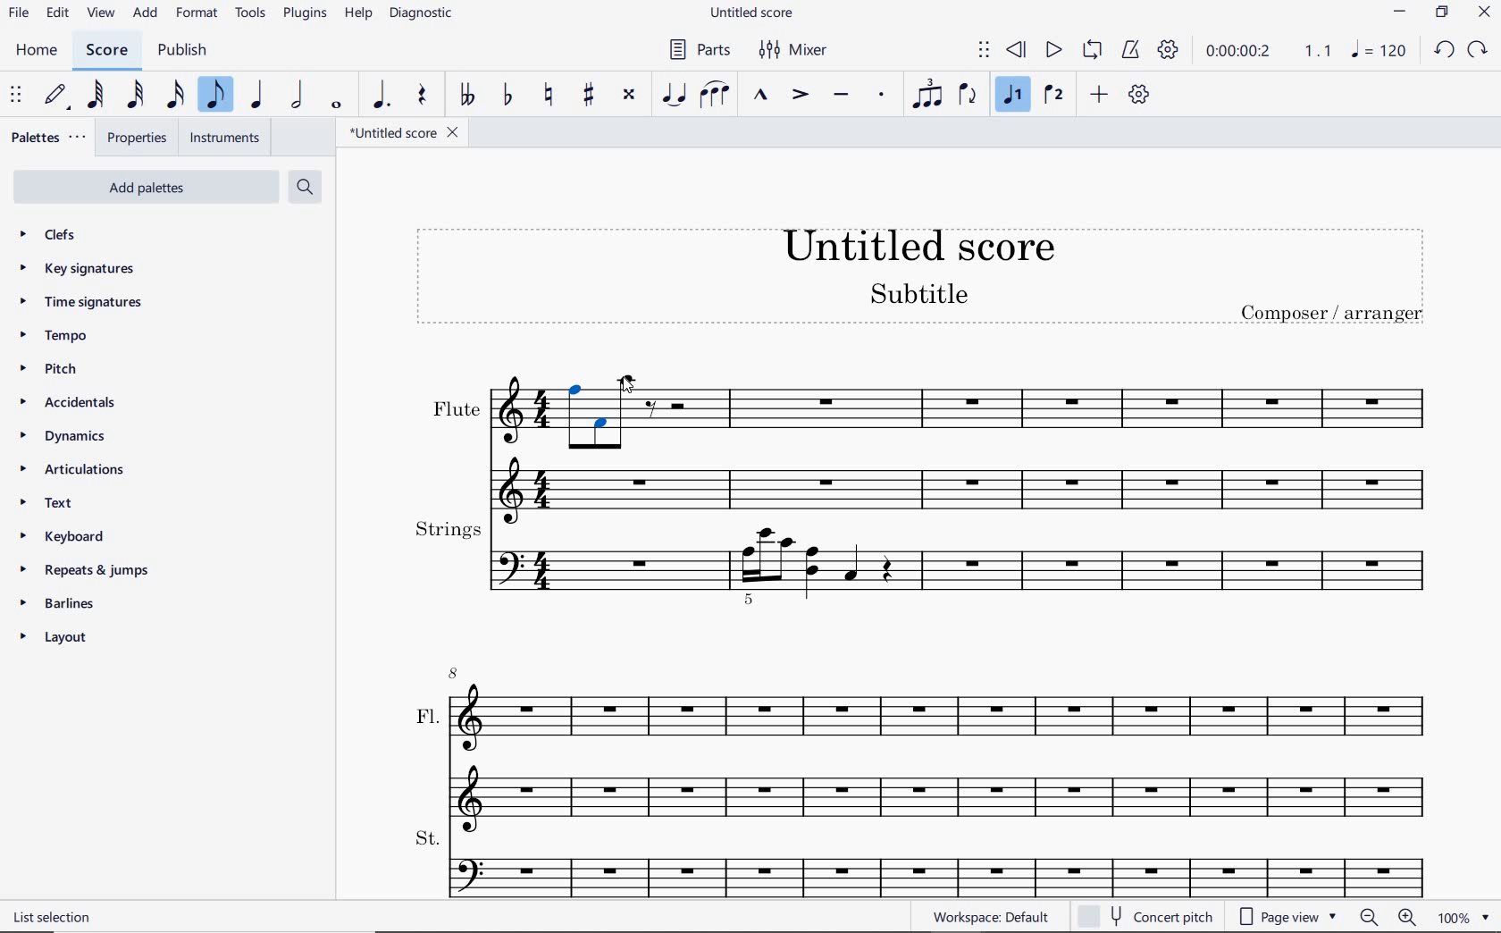 This screenshot has height=933, width=1501. What do you see at coordinates (81, 272) in the screenshot?
I see `key signatures` at bounding box center [81, 272].